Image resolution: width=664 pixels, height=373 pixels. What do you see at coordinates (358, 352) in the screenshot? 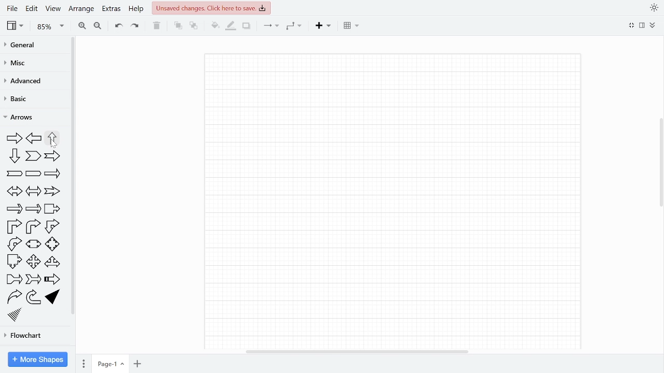
I see `Horizontal scrollbar` at bounding box center [358, 352].